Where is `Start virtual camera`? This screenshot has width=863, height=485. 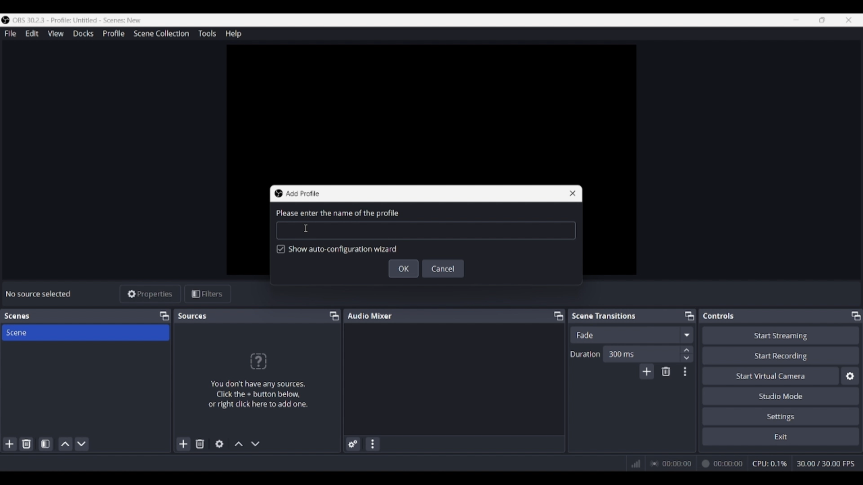 Start virtual camera is located at coordinates (770, 375).